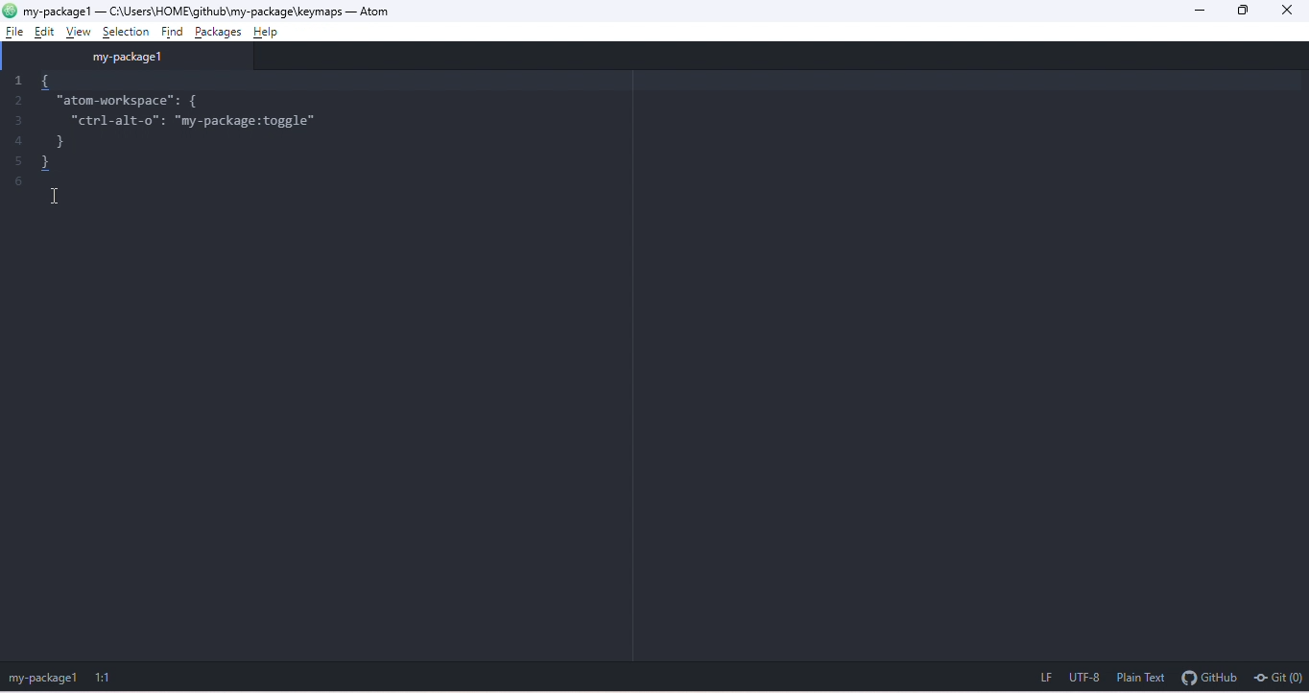  I want to click on plain text, so click(1145, 681).